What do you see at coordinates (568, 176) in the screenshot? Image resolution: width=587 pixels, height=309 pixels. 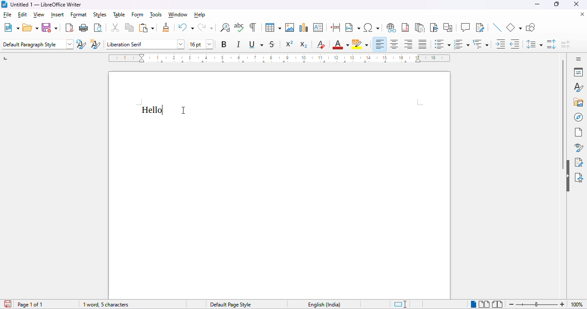 I see `hide` at bounding box center [568, 176].